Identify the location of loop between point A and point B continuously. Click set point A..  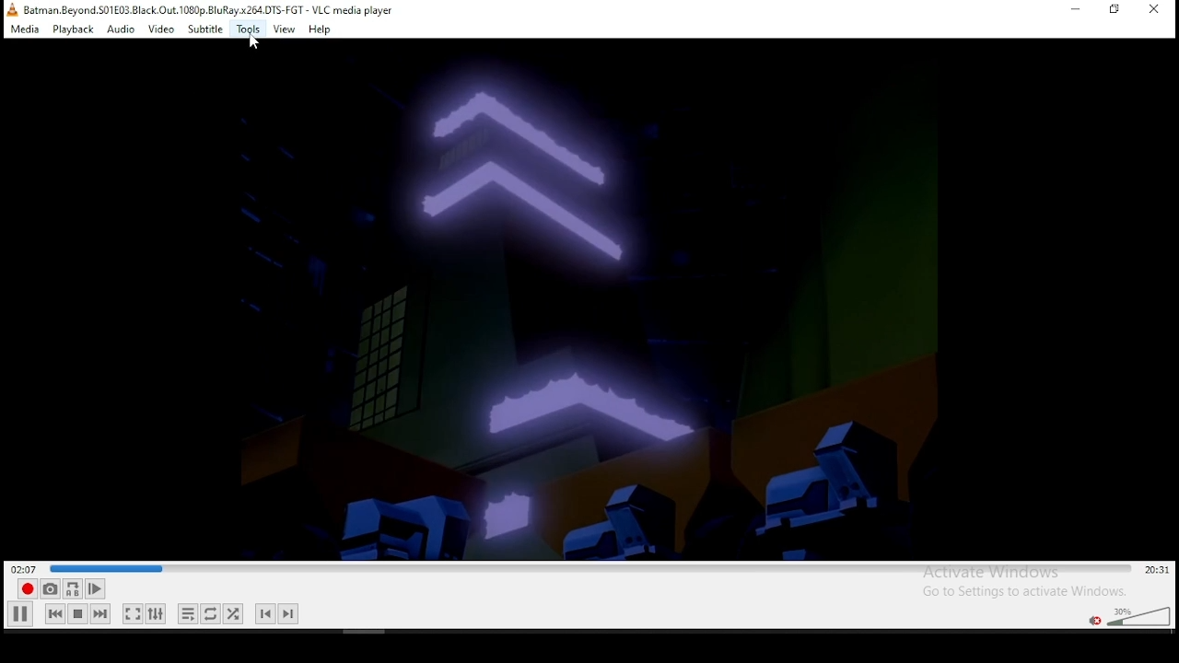
(72, 589).